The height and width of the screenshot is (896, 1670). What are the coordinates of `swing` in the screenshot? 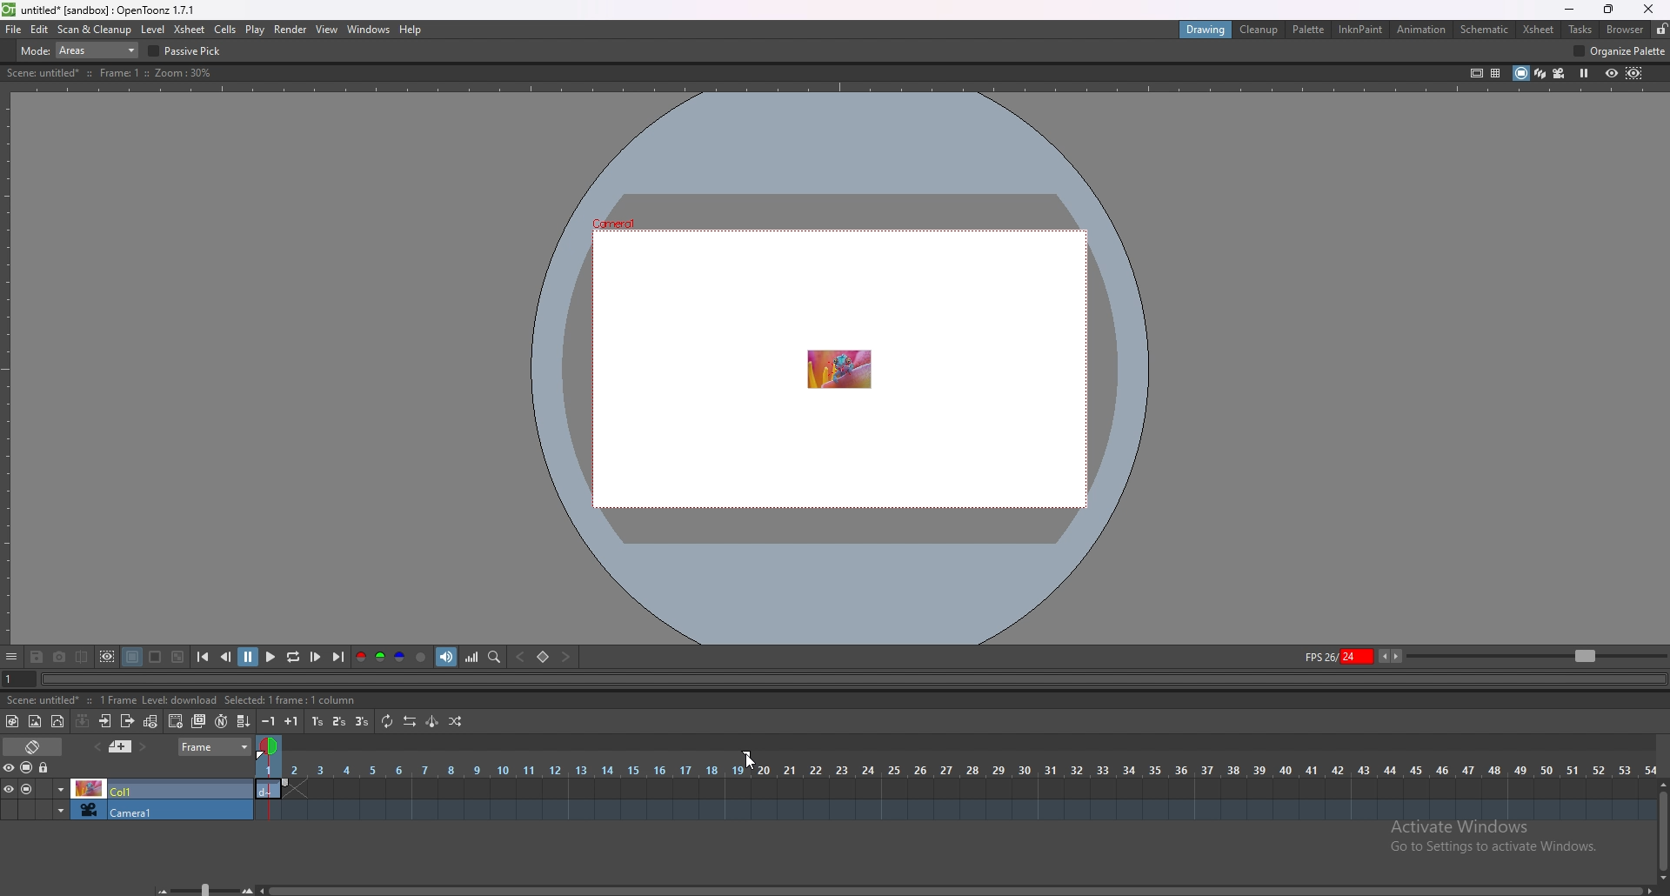 It's located at (433, 720).